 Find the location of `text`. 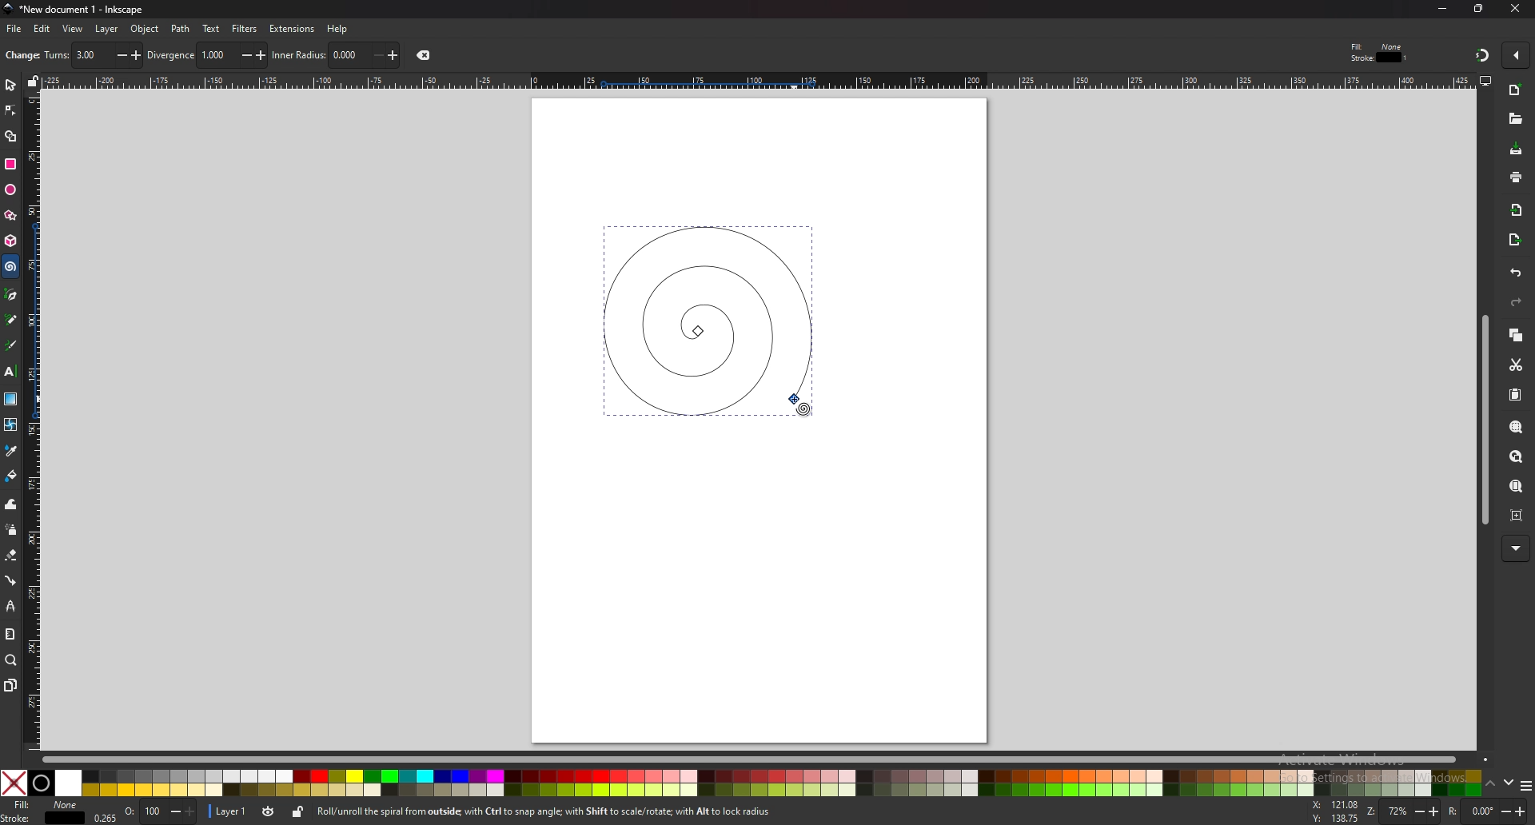

text is located at coordinates (10, 370).